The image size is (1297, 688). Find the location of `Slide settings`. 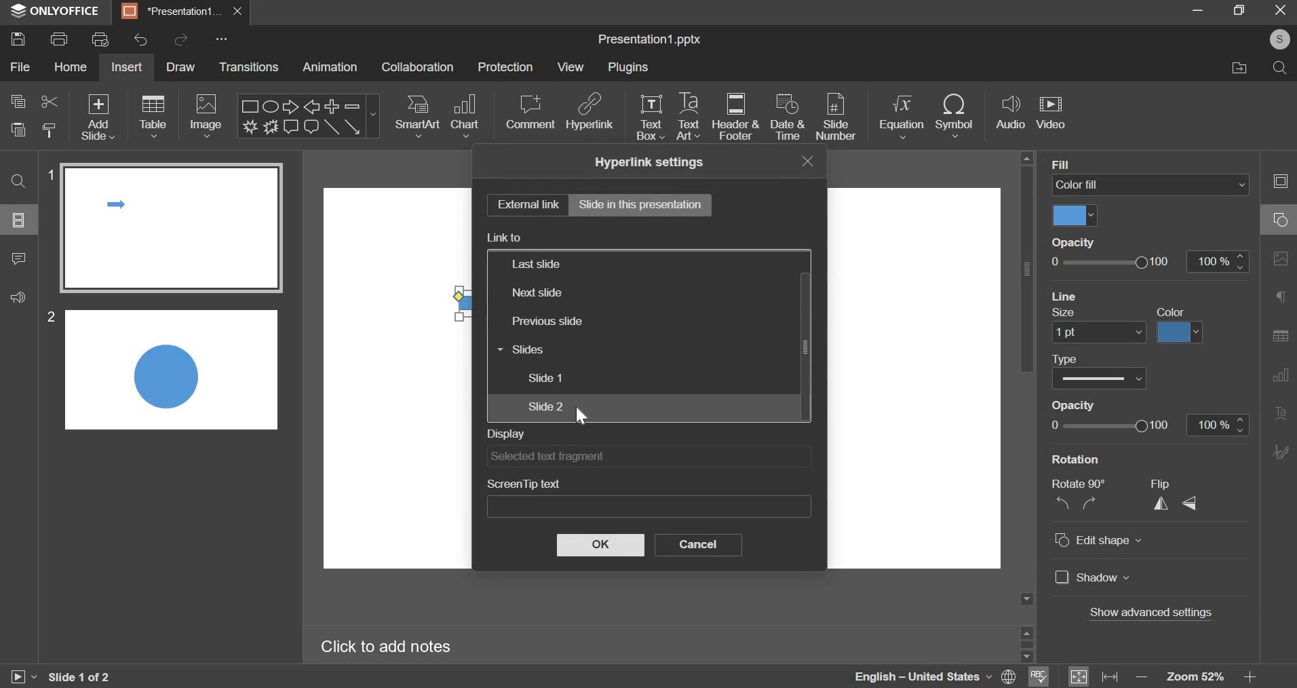

Slide settings is located at coordinates (1283, 183).